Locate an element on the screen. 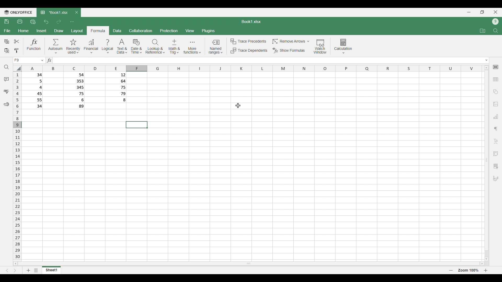  Logical is located at coordinates (108, 46).